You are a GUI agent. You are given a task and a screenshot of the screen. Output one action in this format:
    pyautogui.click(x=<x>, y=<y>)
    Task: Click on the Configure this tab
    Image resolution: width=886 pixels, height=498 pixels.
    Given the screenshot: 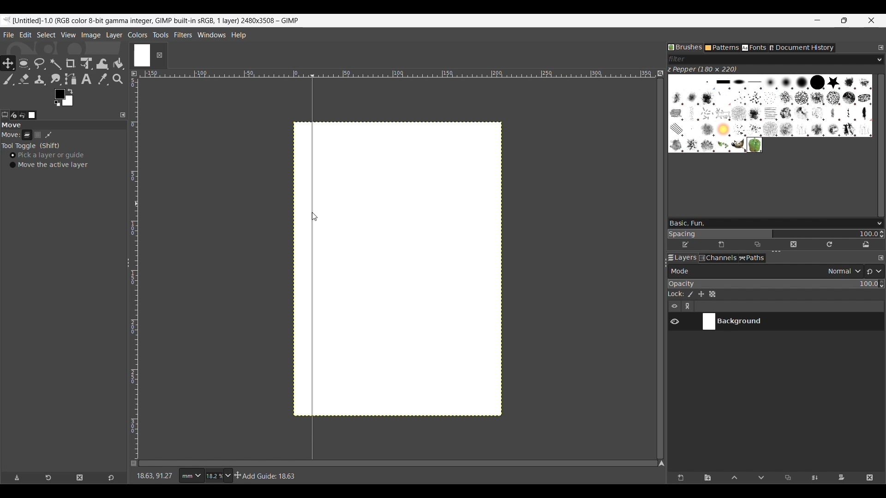 What is the action you would take?
    pyautogui.click(x=123, y=115)
    